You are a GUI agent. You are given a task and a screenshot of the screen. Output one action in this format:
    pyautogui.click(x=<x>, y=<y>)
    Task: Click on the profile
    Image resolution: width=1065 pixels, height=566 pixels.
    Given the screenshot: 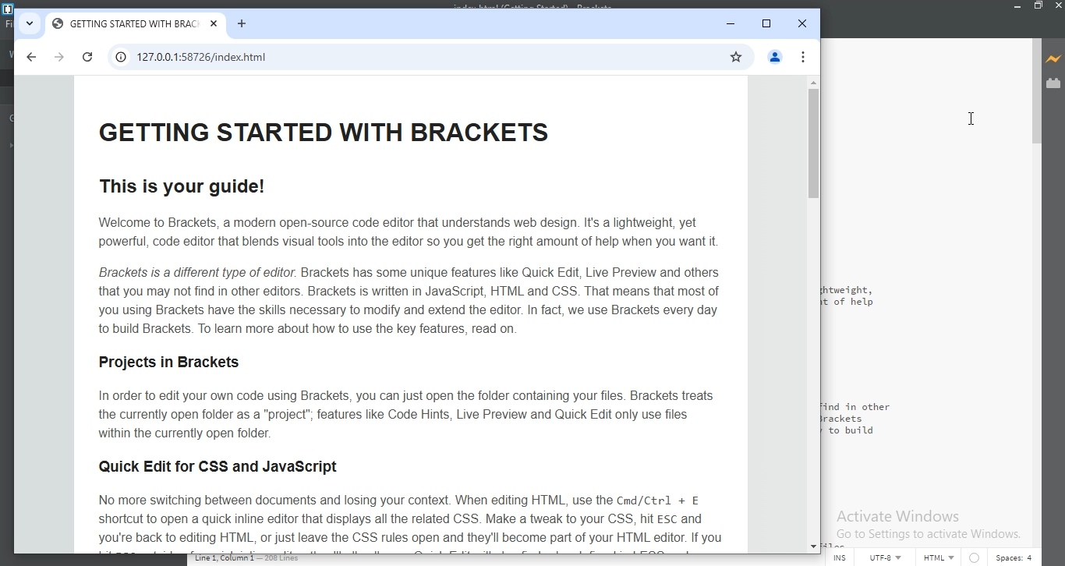 What is the action you would take?
    pyautogui.click(x=773, y=58)
    